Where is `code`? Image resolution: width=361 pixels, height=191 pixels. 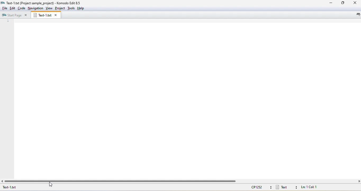 code is located at coordinates (22, 8).